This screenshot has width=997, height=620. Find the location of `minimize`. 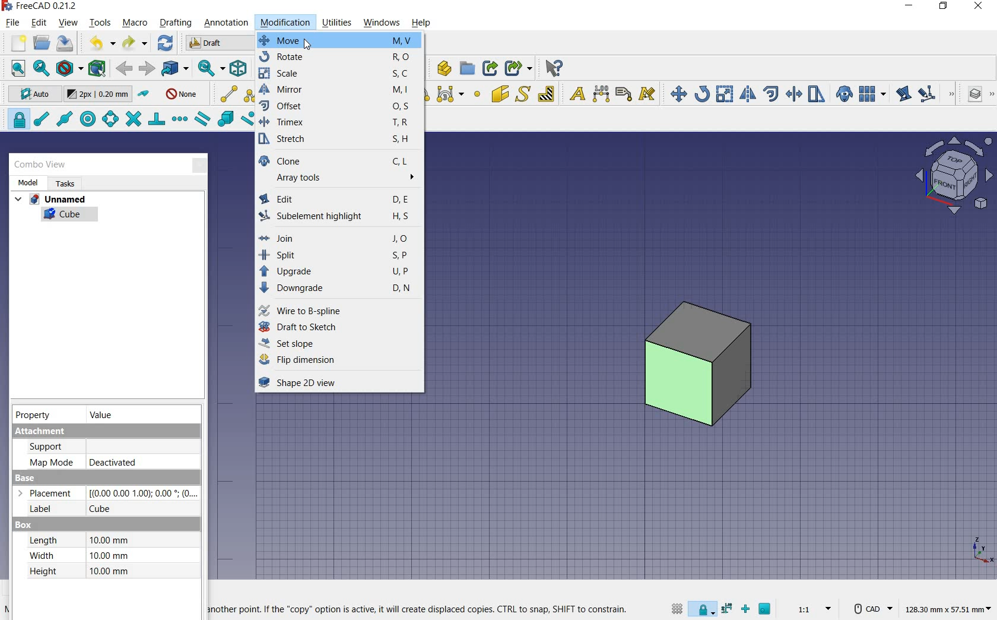

minimize is located at coordinates (910, 7).